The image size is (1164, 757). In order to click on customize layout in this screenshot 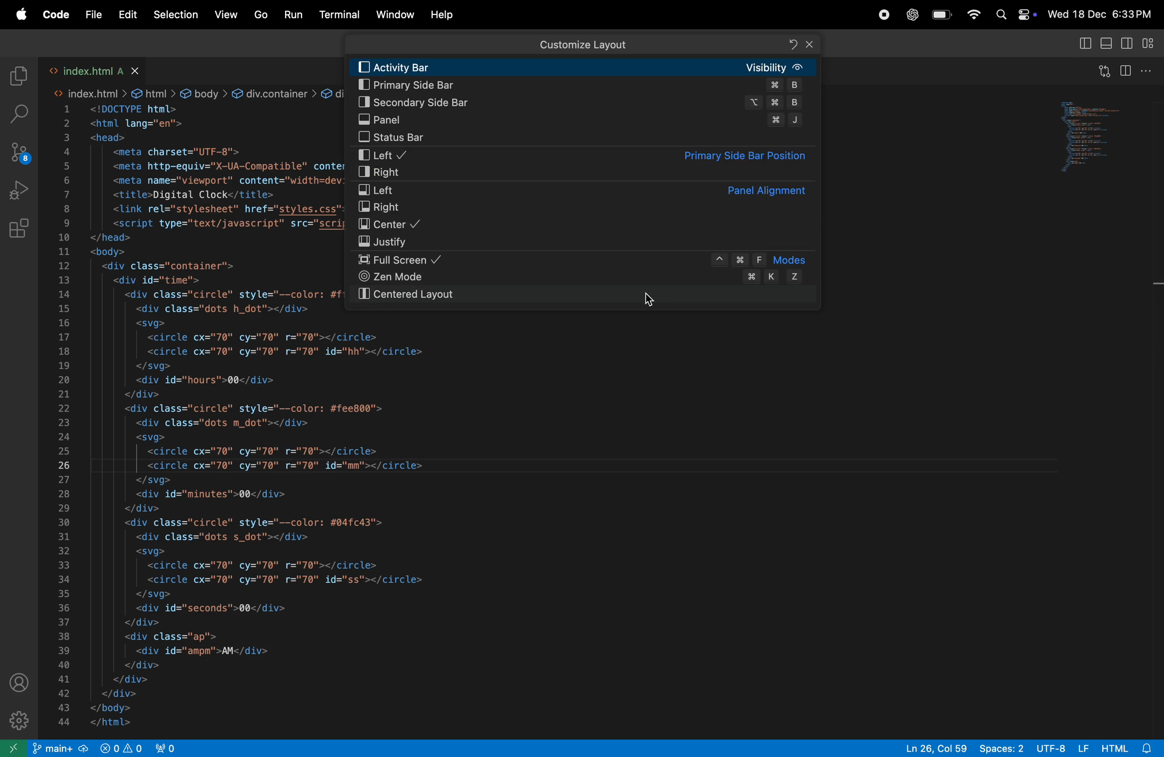, I will do `click(1152, 42)`.